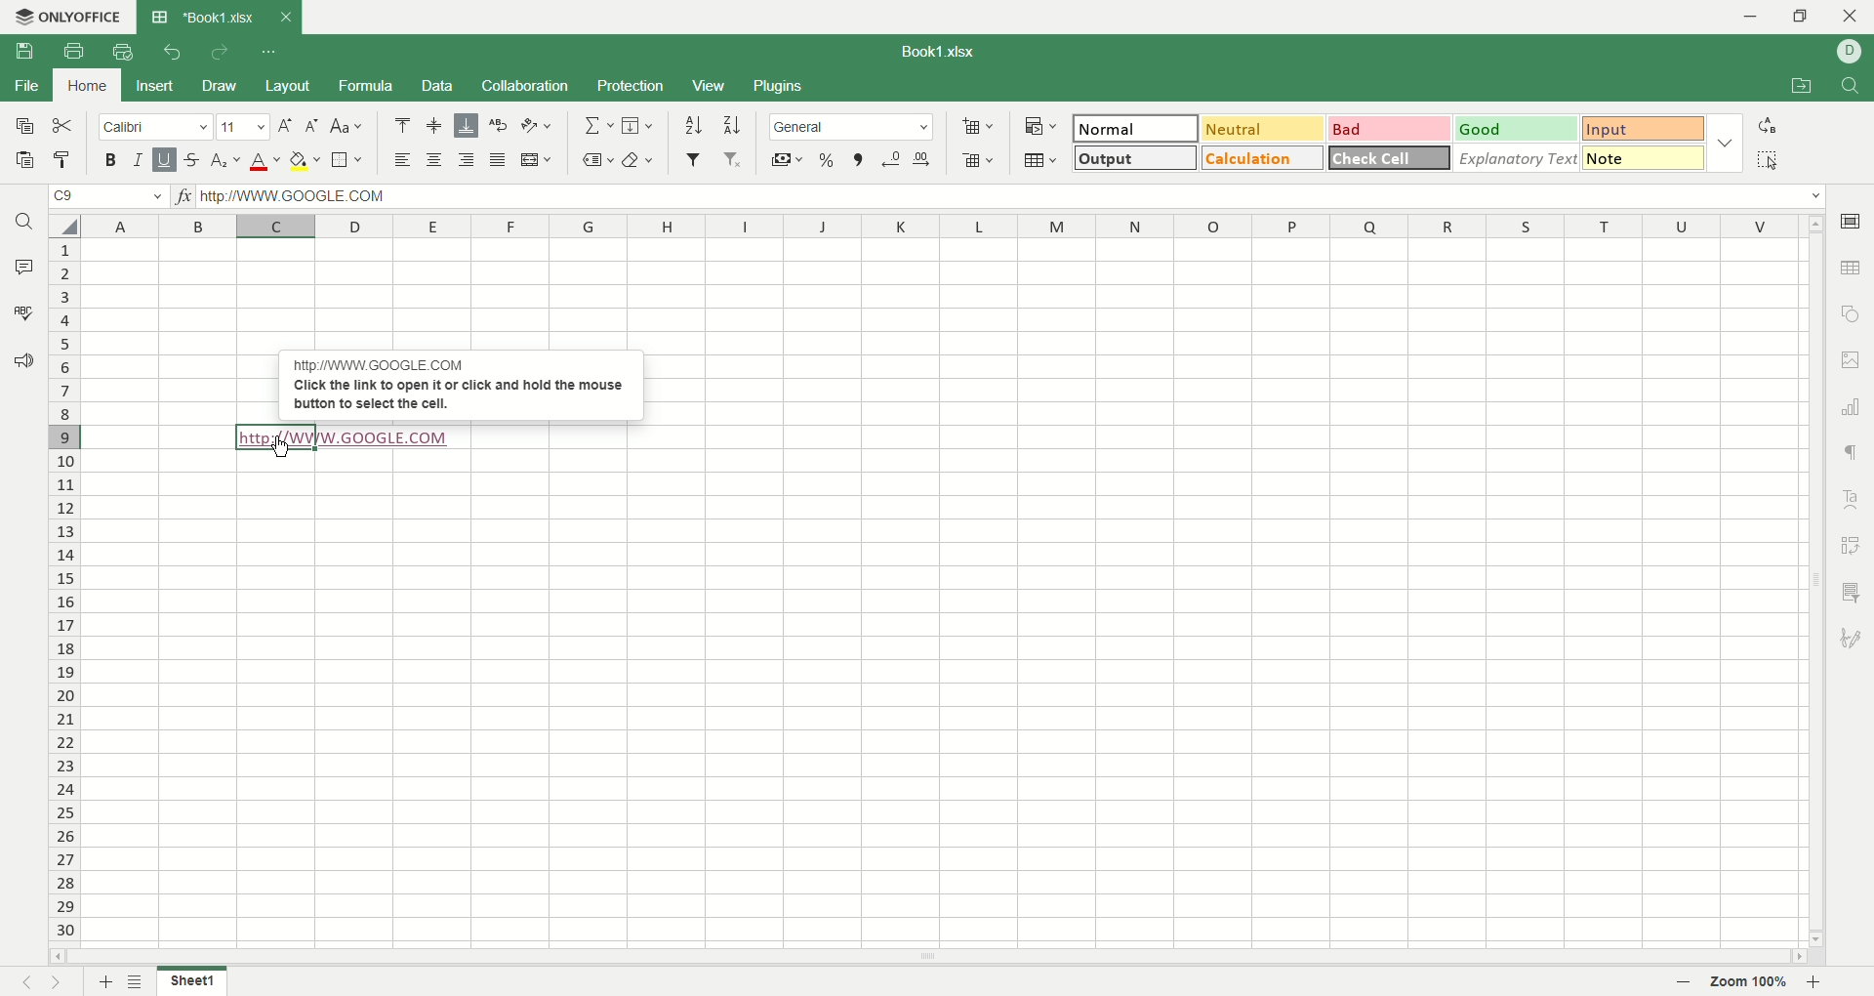  What do you see at coordinates (1263, 158) in the screenshot?
I see `calculation` at bounding box center [1263, 158].